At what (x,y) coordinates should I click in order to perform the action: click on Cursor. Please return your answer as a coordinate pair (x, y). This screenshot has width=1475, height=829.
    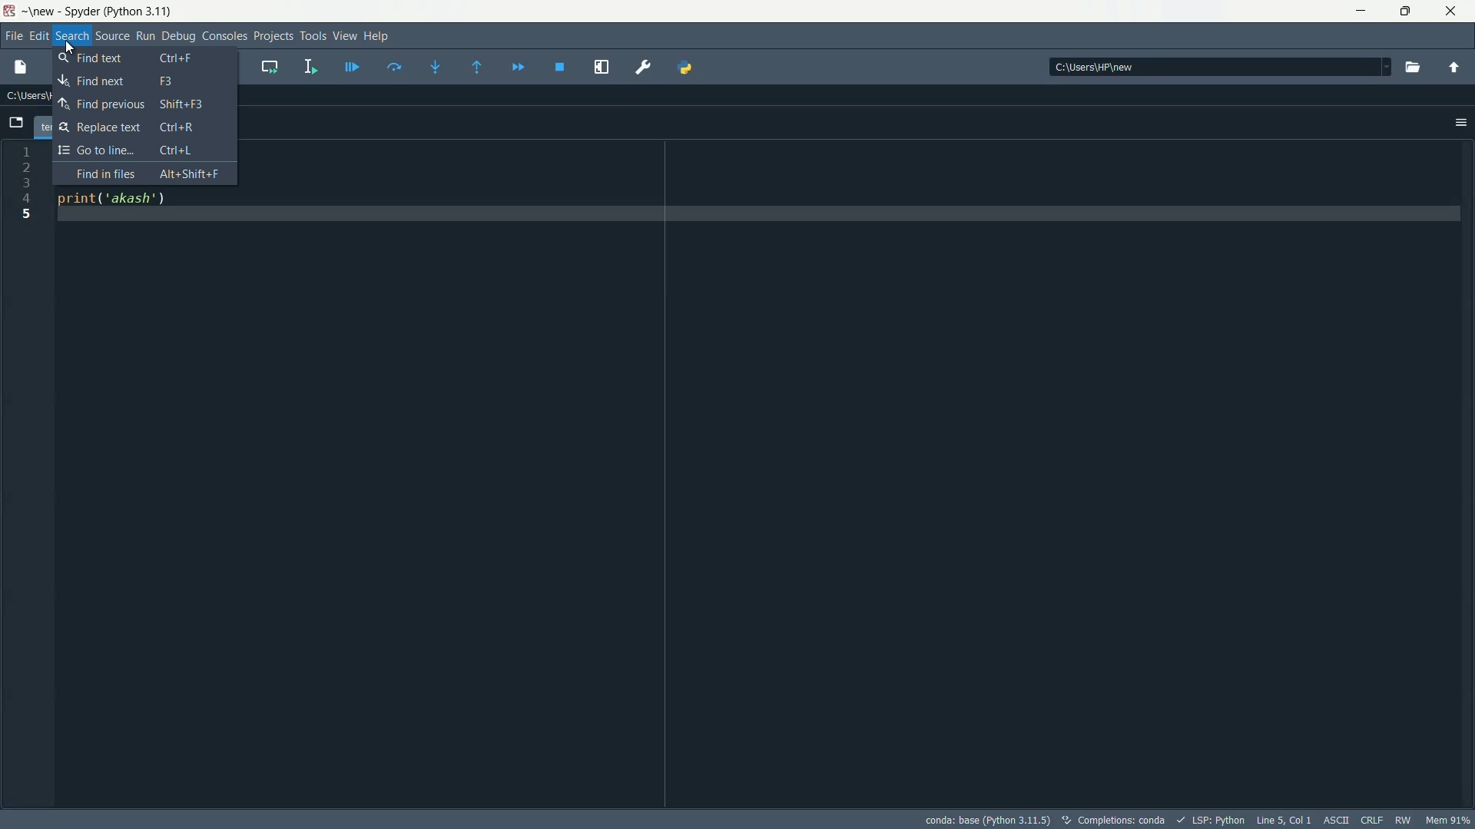
    Looking at the image, I should click on (71, 50).